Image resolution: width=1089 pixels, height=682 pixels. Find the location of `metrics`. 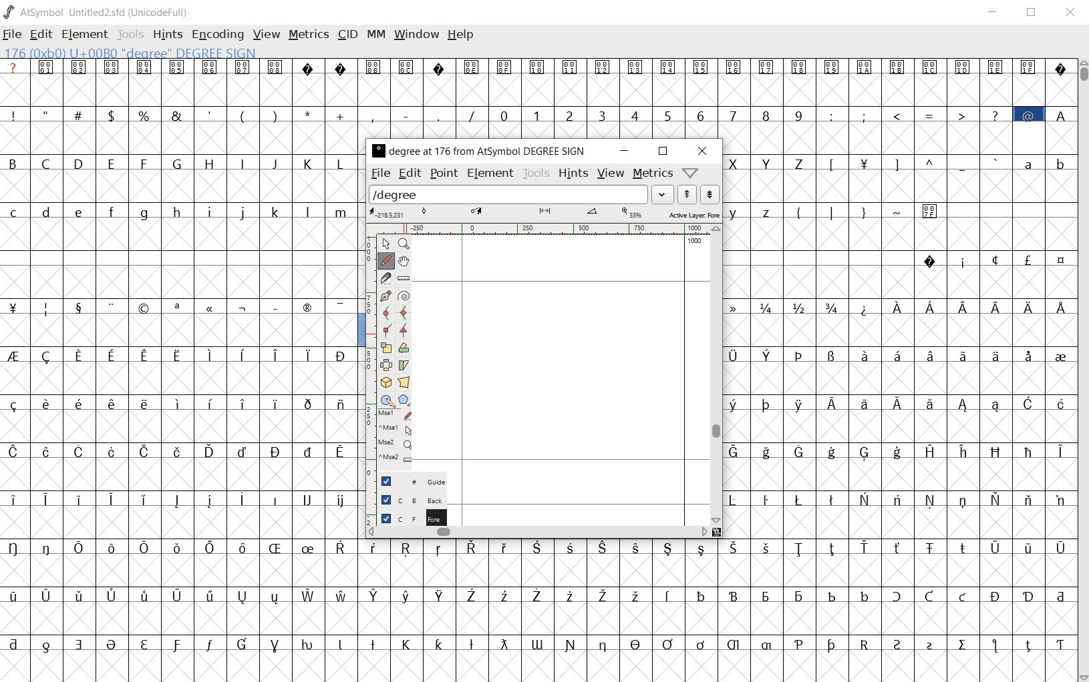

metrics is located at coordinates (309, 35).